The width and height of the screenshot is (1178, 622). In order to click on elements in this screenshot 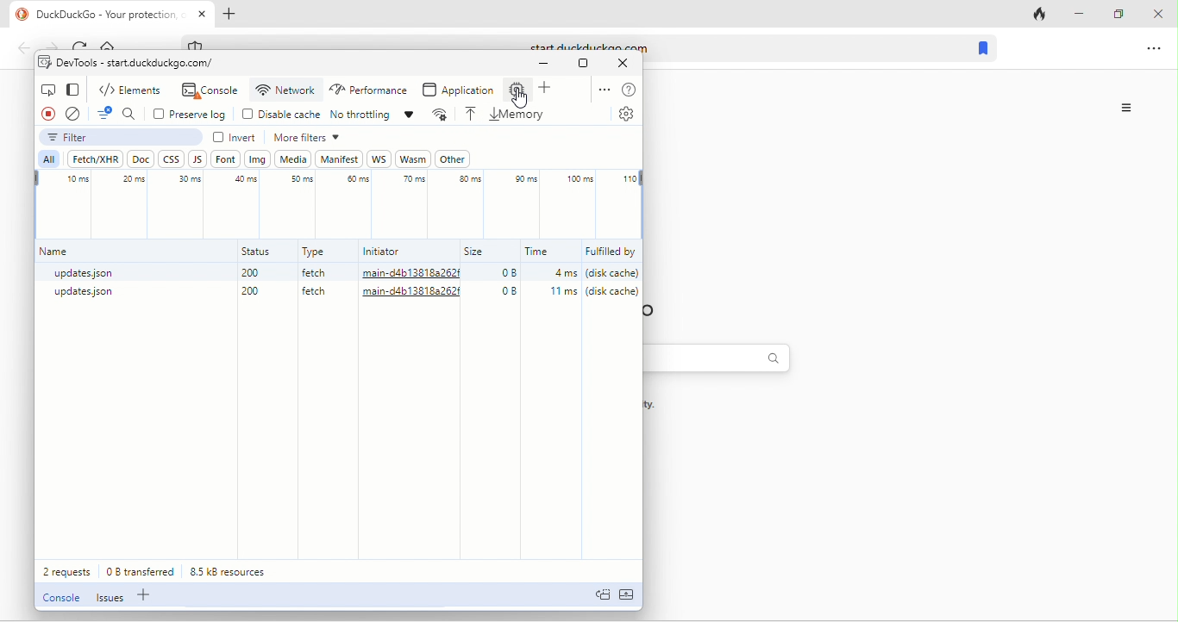, I will do `click(130, 90)`.